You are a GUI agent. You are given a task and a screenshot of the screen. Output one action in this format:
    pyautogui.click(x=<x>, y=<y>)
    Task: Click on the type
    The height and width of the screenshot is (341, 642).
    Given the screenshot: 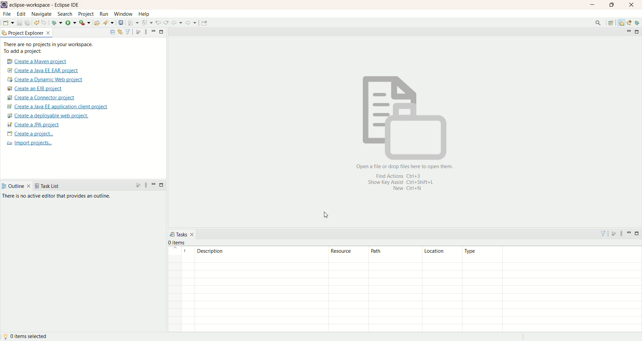 What is the action you would take?
    pyautogui.click(x=553, y=289)
    